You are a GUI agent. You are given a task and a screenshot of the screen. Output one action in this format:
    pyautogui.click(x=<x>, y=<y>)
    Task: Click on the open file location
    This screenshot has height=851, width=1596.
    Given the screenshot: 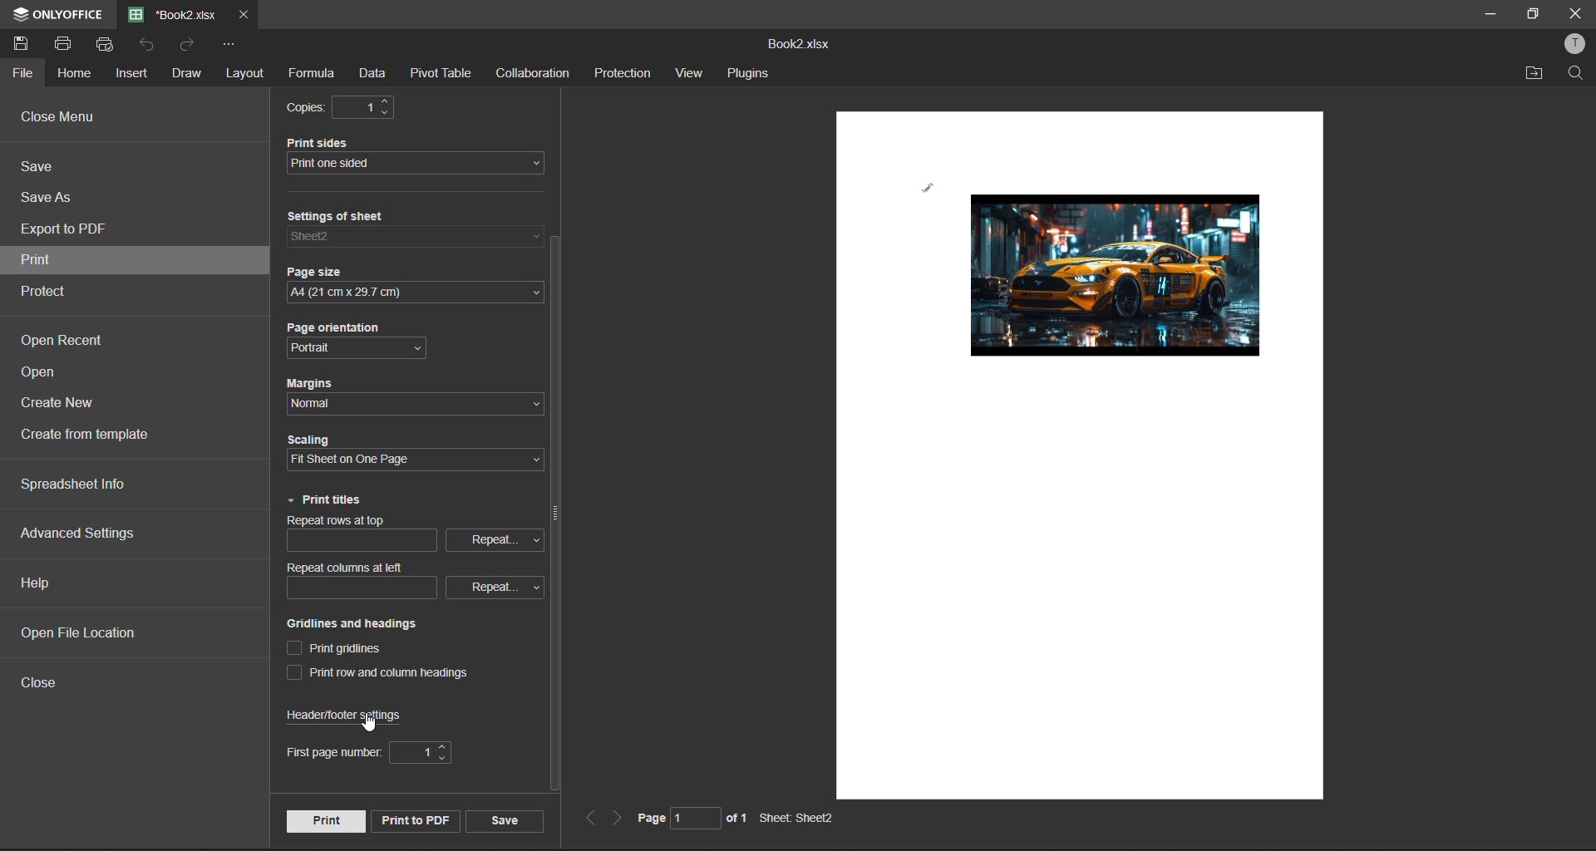 What is the action you would take?
    pyautogui.click(x=80, y=632)
    